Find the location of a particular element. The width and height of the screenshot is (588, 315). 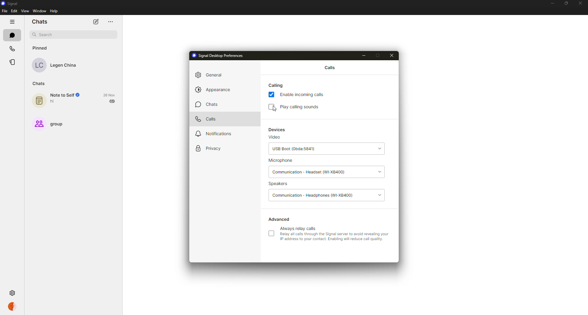

Verified is located at coordinates (80, 95).